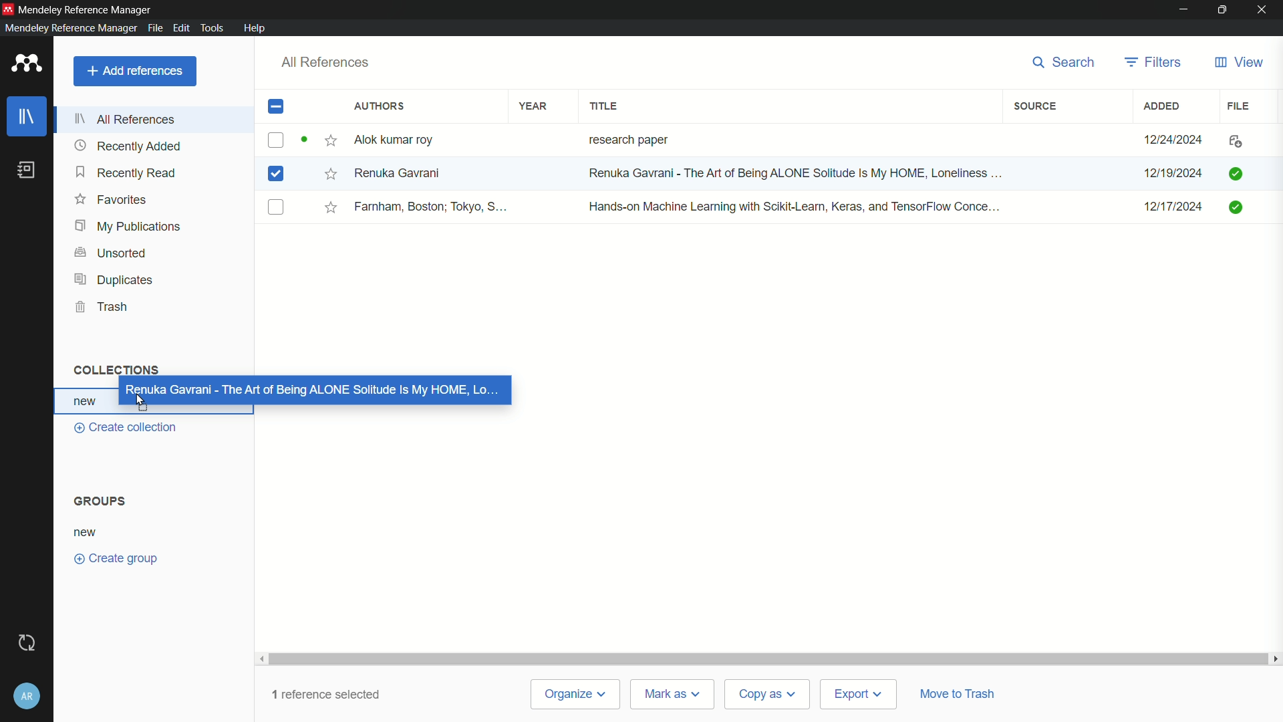 This screenshot has height=722, width=1283. I want to click on sync, so click(27, 642).